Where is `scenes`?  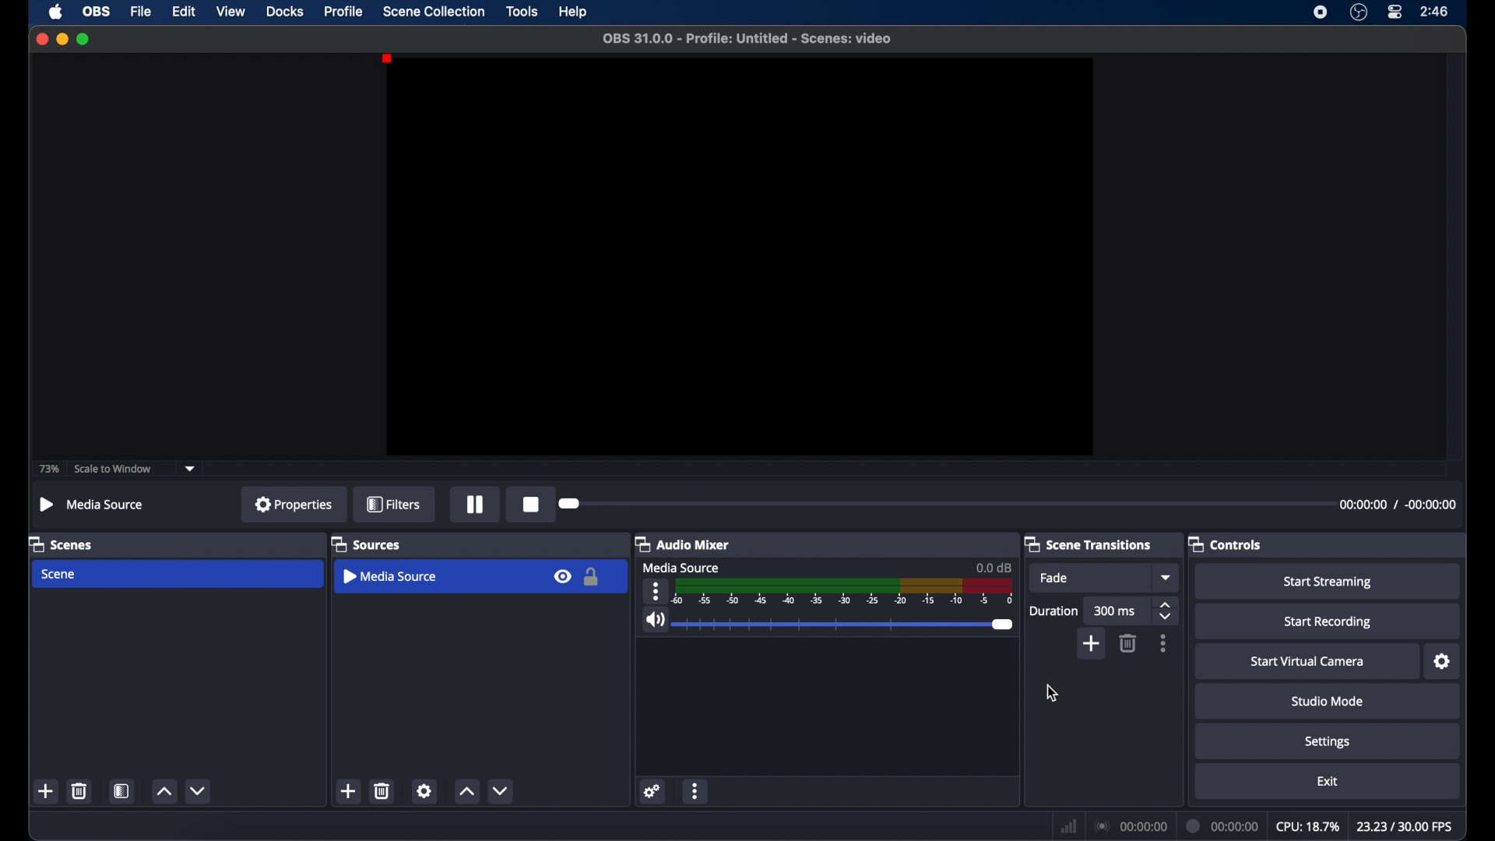
scenes is located at coordinates (62, 544).